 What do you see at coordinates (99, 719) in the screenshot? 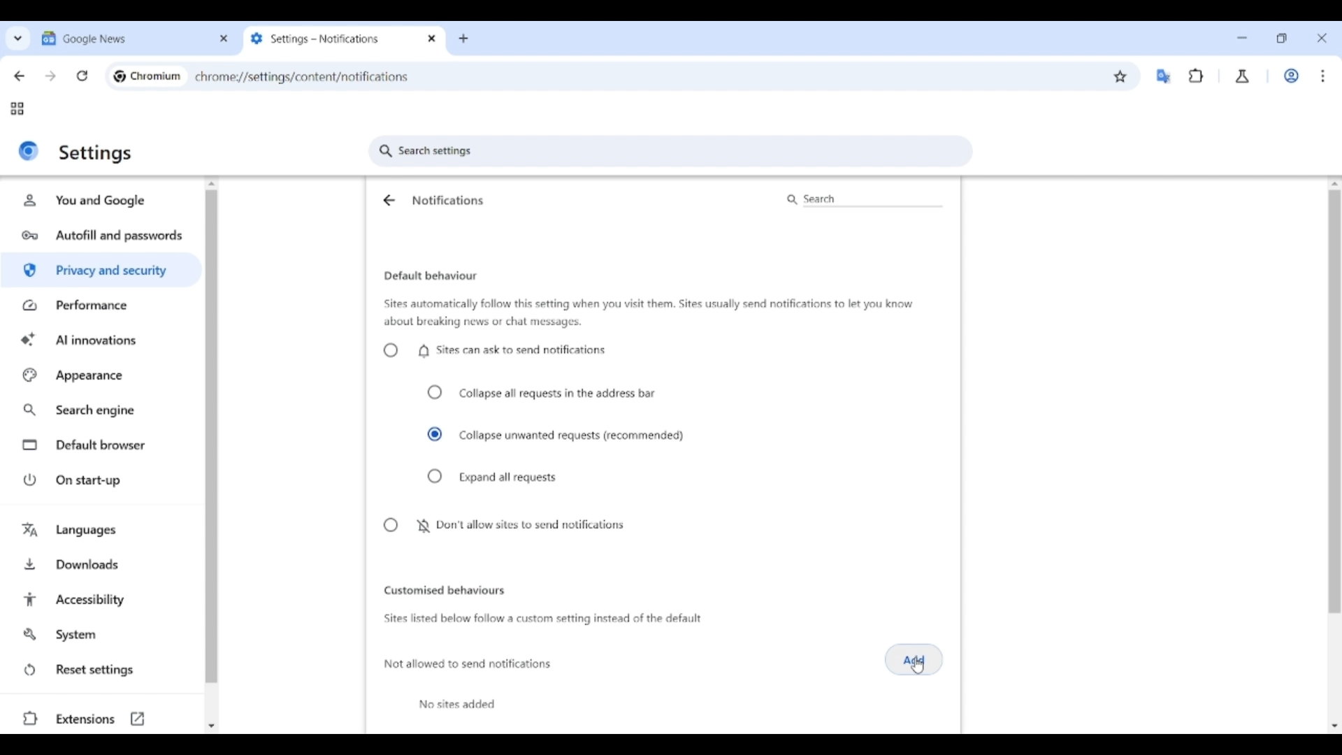
I see `Extensions` at bounding box center [99, 719].